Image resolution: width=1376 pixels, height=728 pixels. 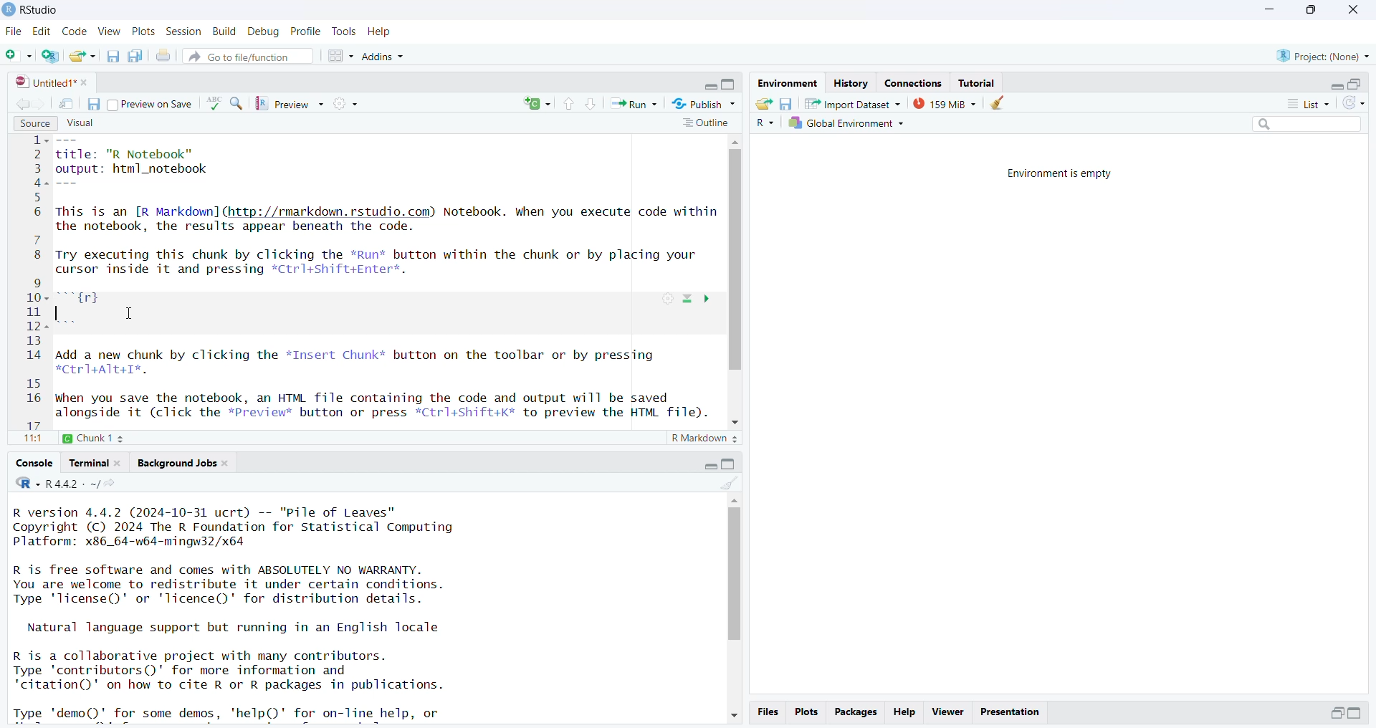 I want to click on collapse, so click(x=730, y=85).